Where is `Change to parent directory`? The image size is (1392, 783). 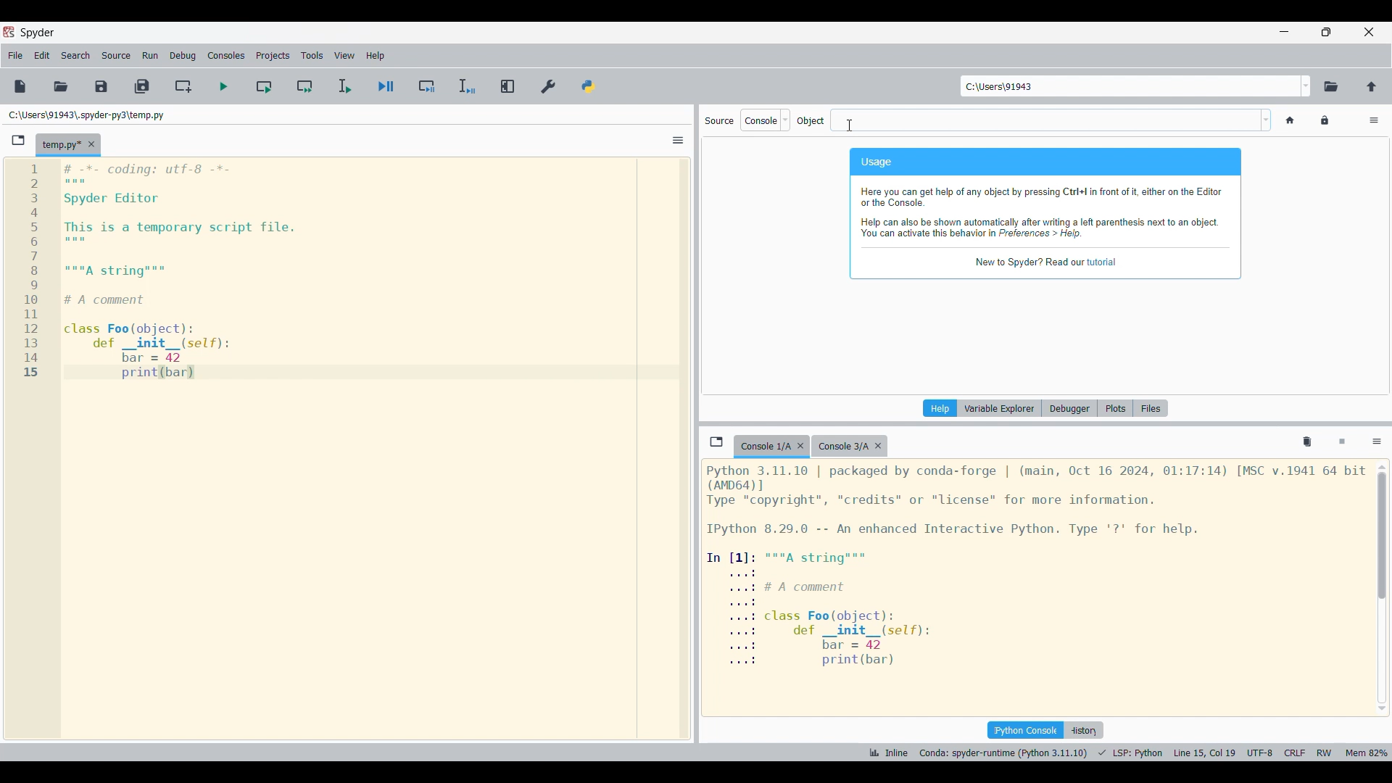
Change to parent directory is located at coordinates (1372, 87).